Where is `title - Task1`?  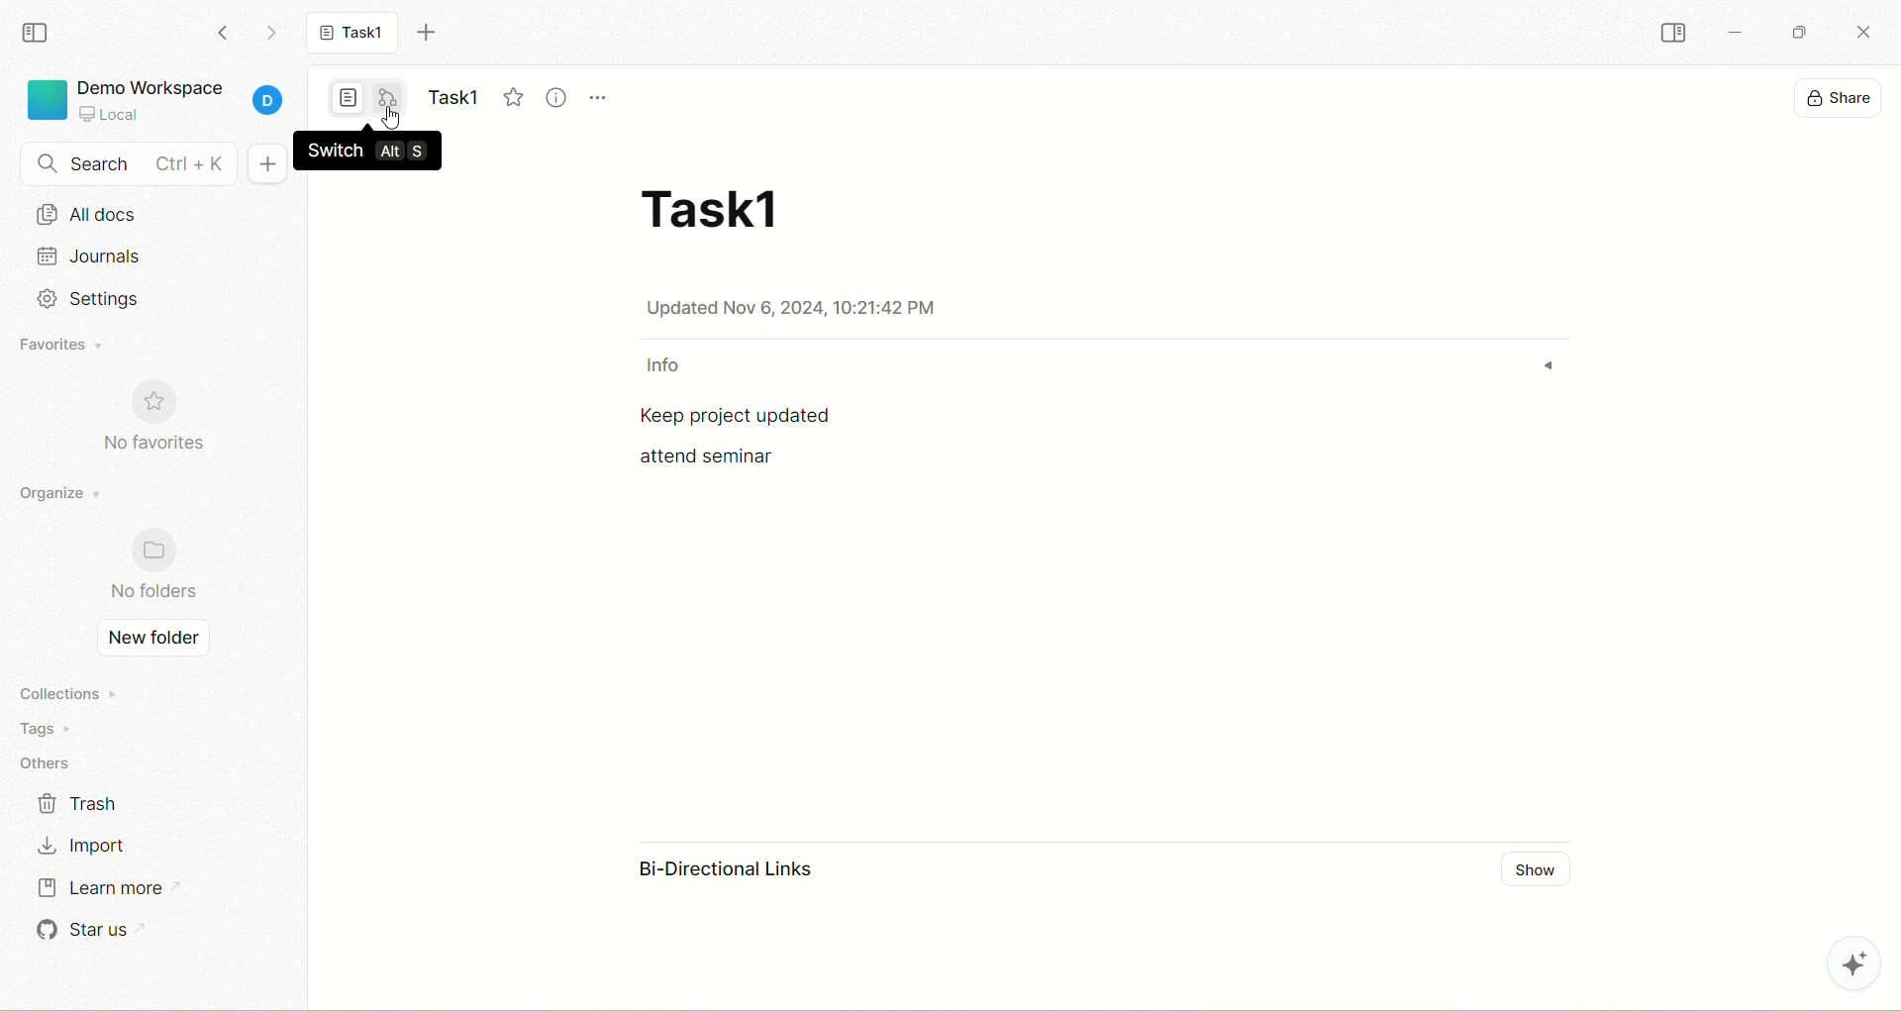 title - Task1 is located at coordinates (680, 208).